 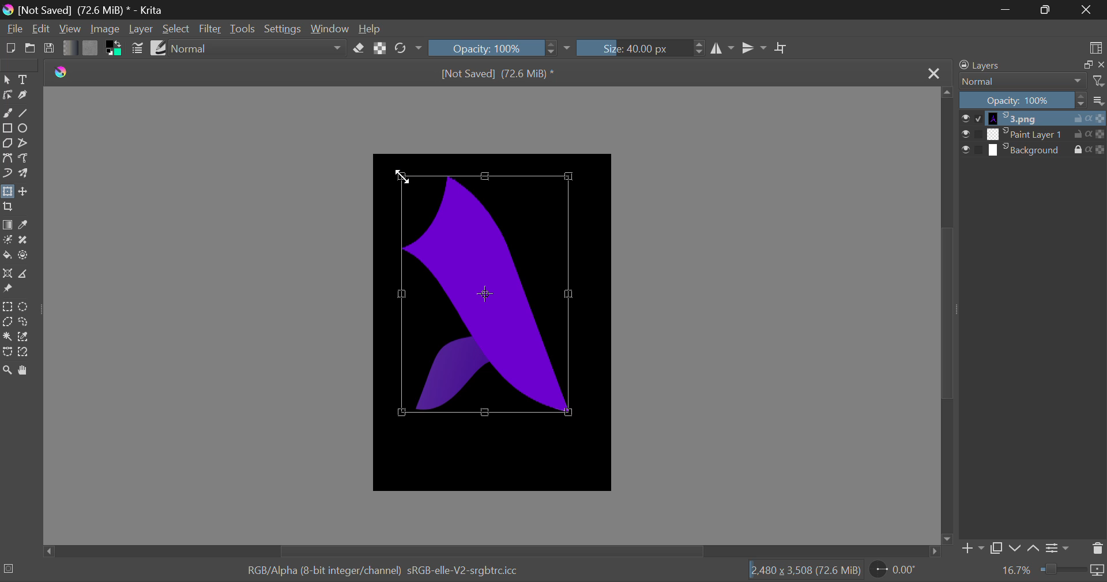 I want to click on Magnetic Curve Selection, so click(x=25, y=353).